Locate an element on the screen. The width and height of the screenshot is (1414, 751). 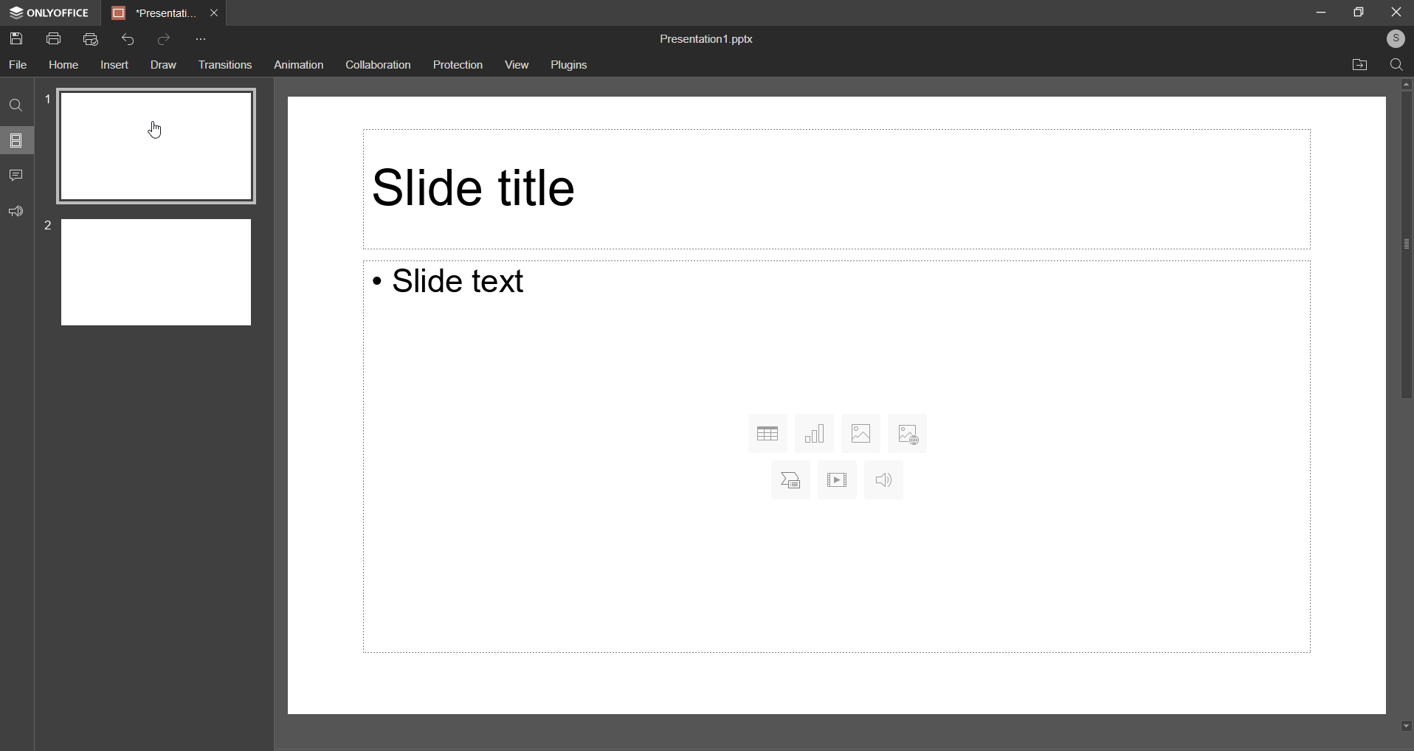
View is located at coordinates (516, 65).